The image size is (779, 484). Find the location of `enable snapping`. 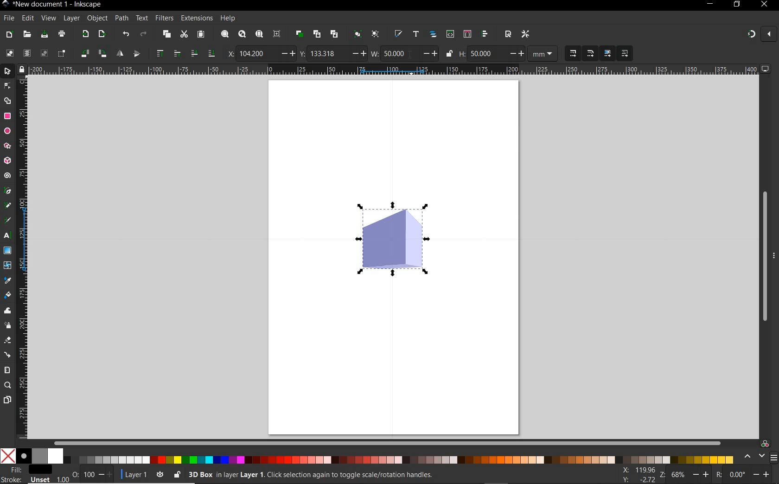

enable snapping is located at coordinates (751, 35).